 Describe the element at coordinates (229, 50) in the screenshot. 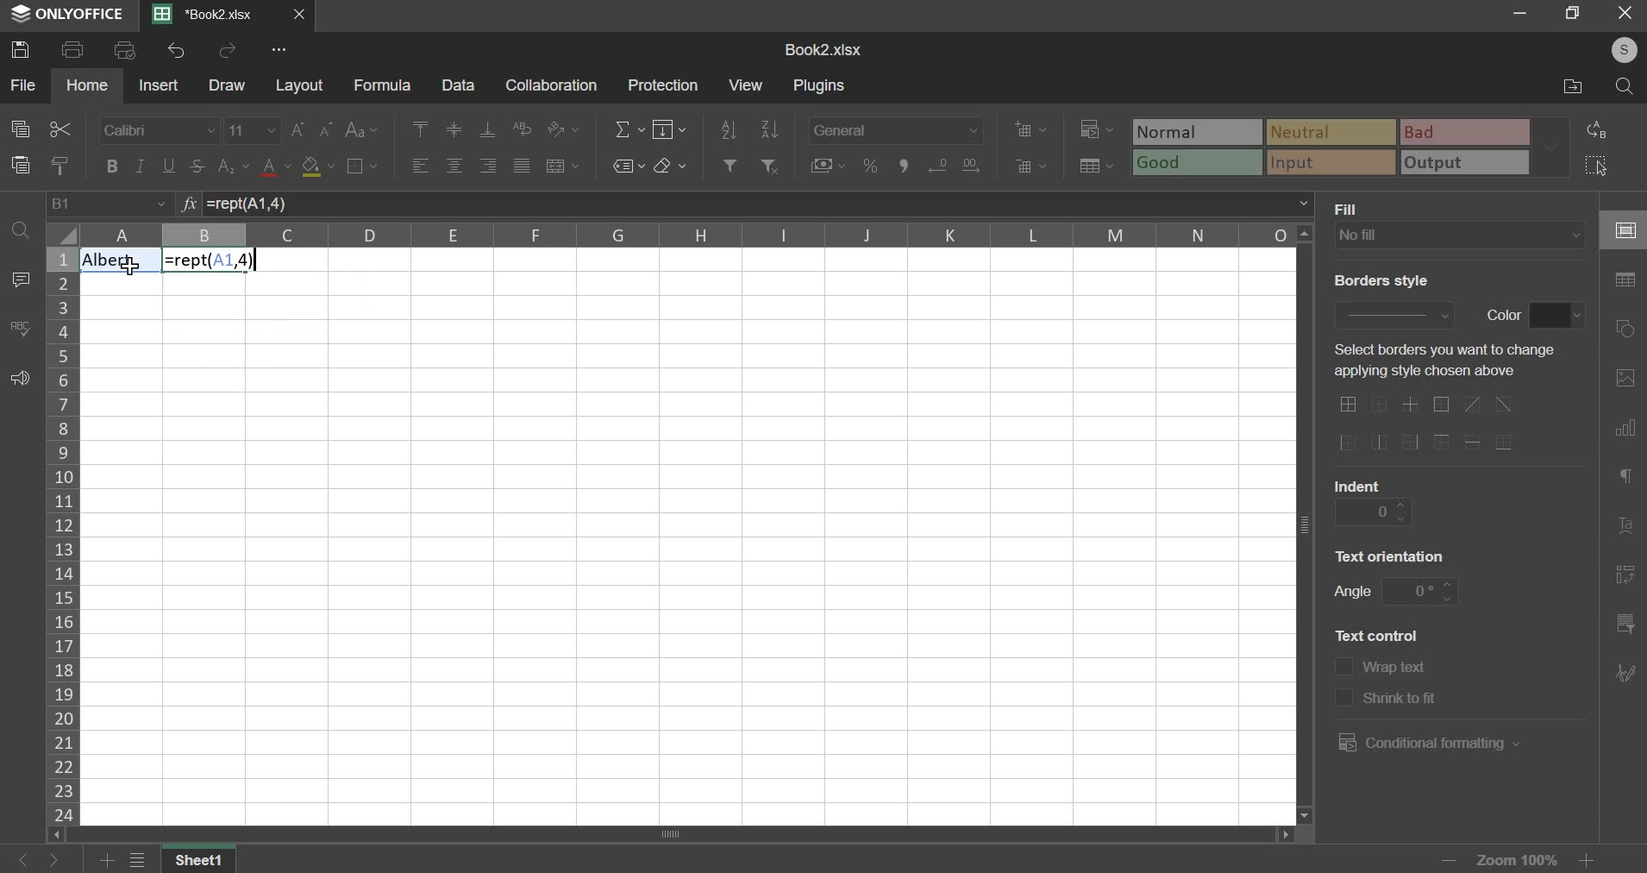

I see `redo` at that location.